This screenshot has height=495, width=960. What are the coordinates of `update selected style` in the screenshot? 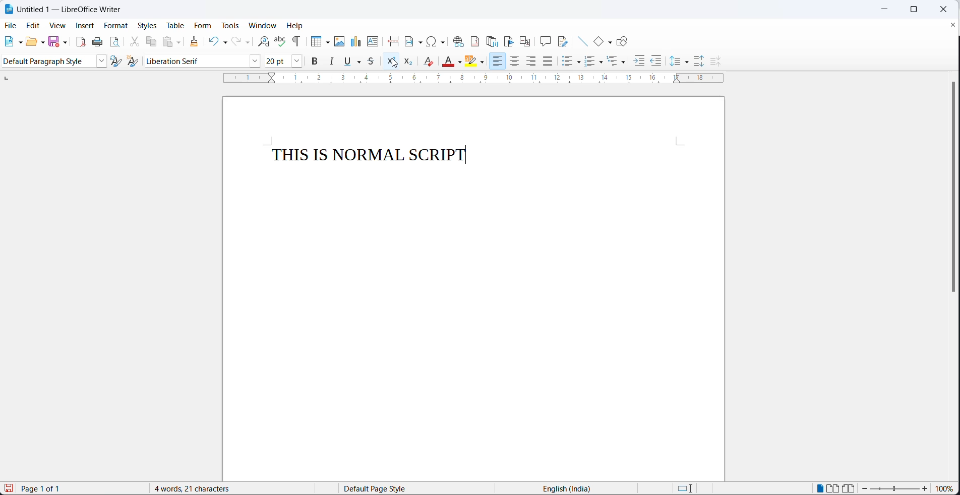 It's located at (118, 61).